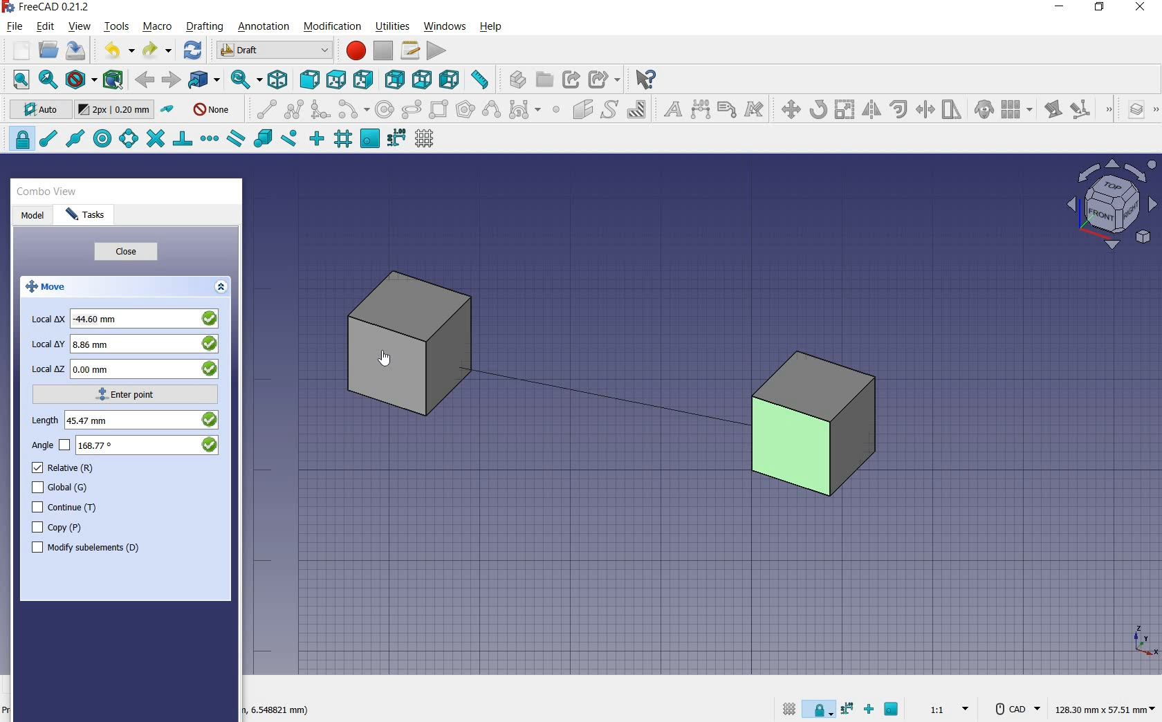  What do you see at coordinates (211, 111) in the screenshot?
I see `autogroup off` at bounding box center [211, 111].